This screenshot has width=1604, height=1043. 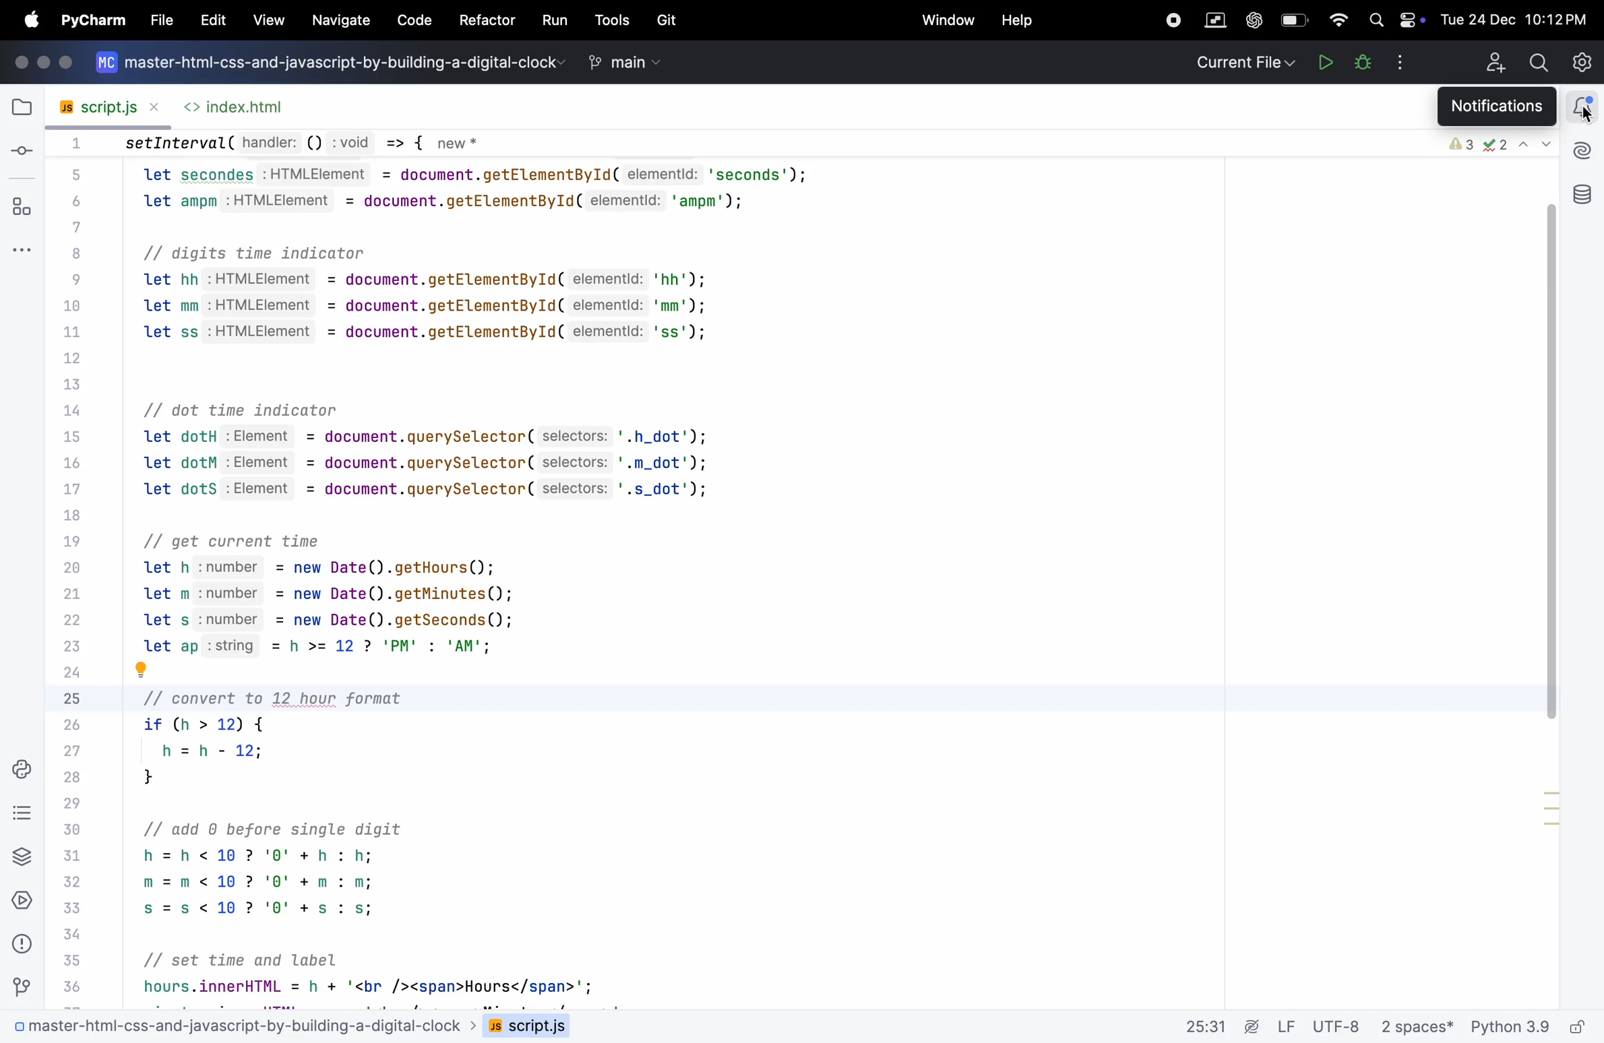 I want to click on chatgpt, so click(x=1252, y=19).